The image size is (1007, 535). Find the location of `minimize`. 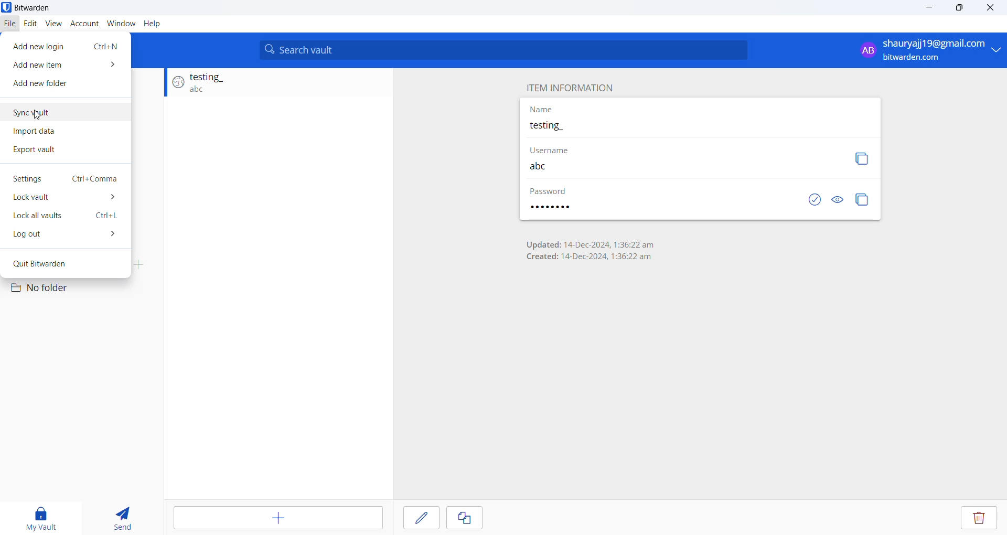

minimize is located at coordinates (927, 11).